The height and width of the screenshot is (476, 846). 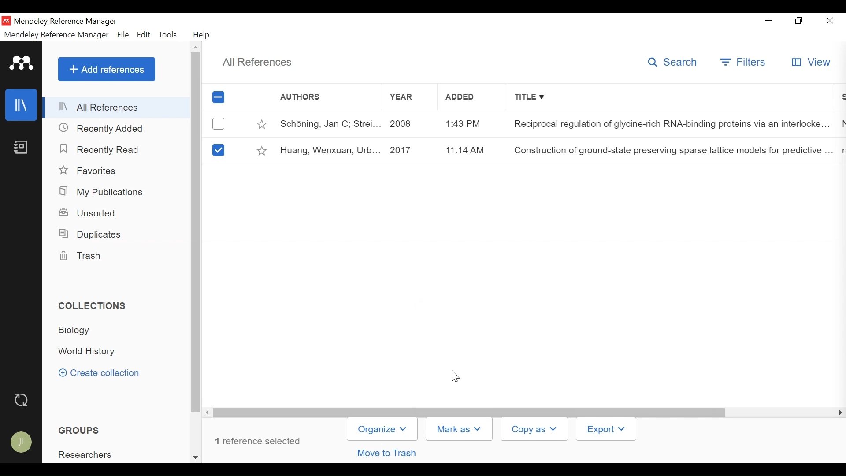 What do you see at coordinates (456, 375) in the screenshot?
I see `Cursor` at bounding box center [456, 375].